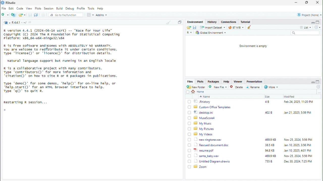  What do you see at coordinates (190, 113) in the screenshot?
I see `Checkbox` at bounding box center [190, 113].